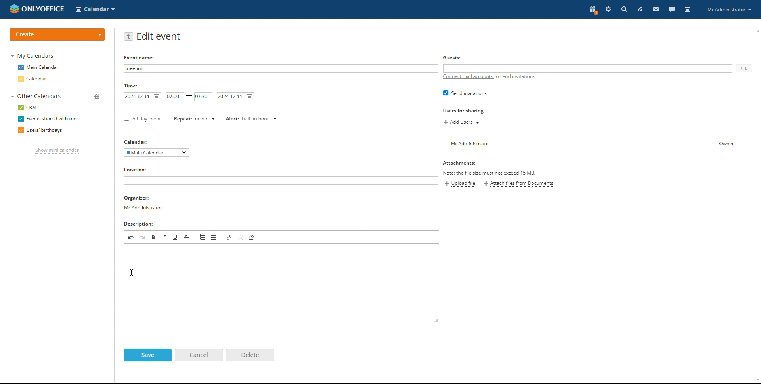 The image size is (761, 384). Describe the element at coordinates (139, 223) in the screenshot. I see `Description:` at that location.